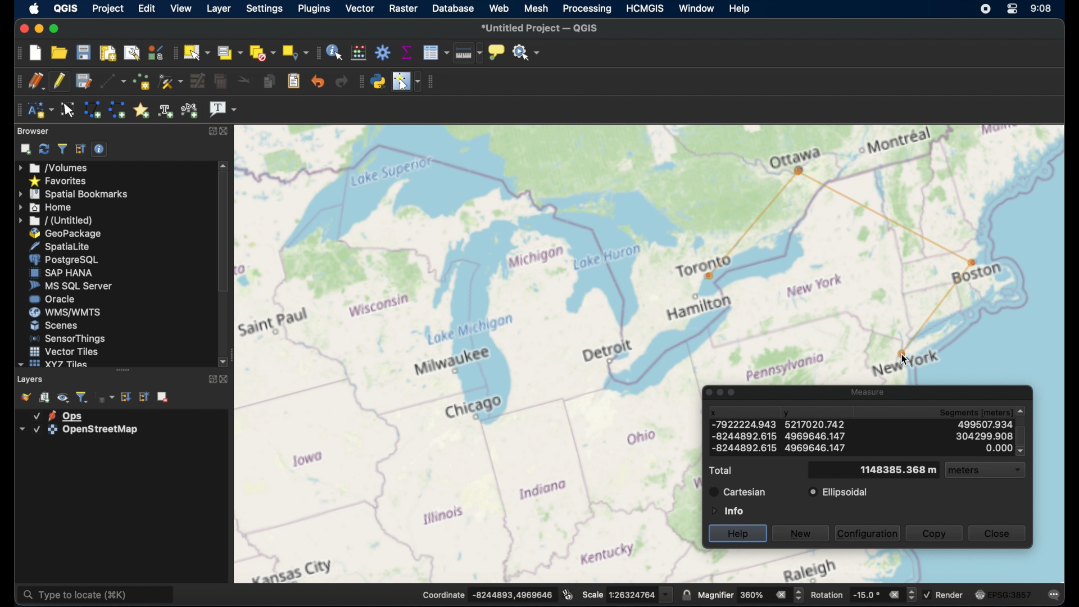 Image resolution: width=1079 pixels, height=607 pixels. Describe the element at coordinates (213, 131) in the screenshot. I see `maximize` at that location.